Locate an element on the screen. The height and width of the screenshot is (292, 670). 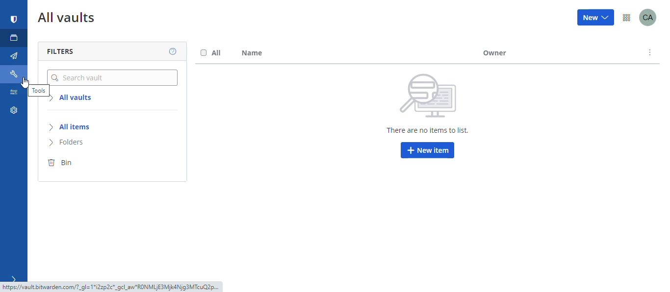
owner is located at coordinates (497, 53).